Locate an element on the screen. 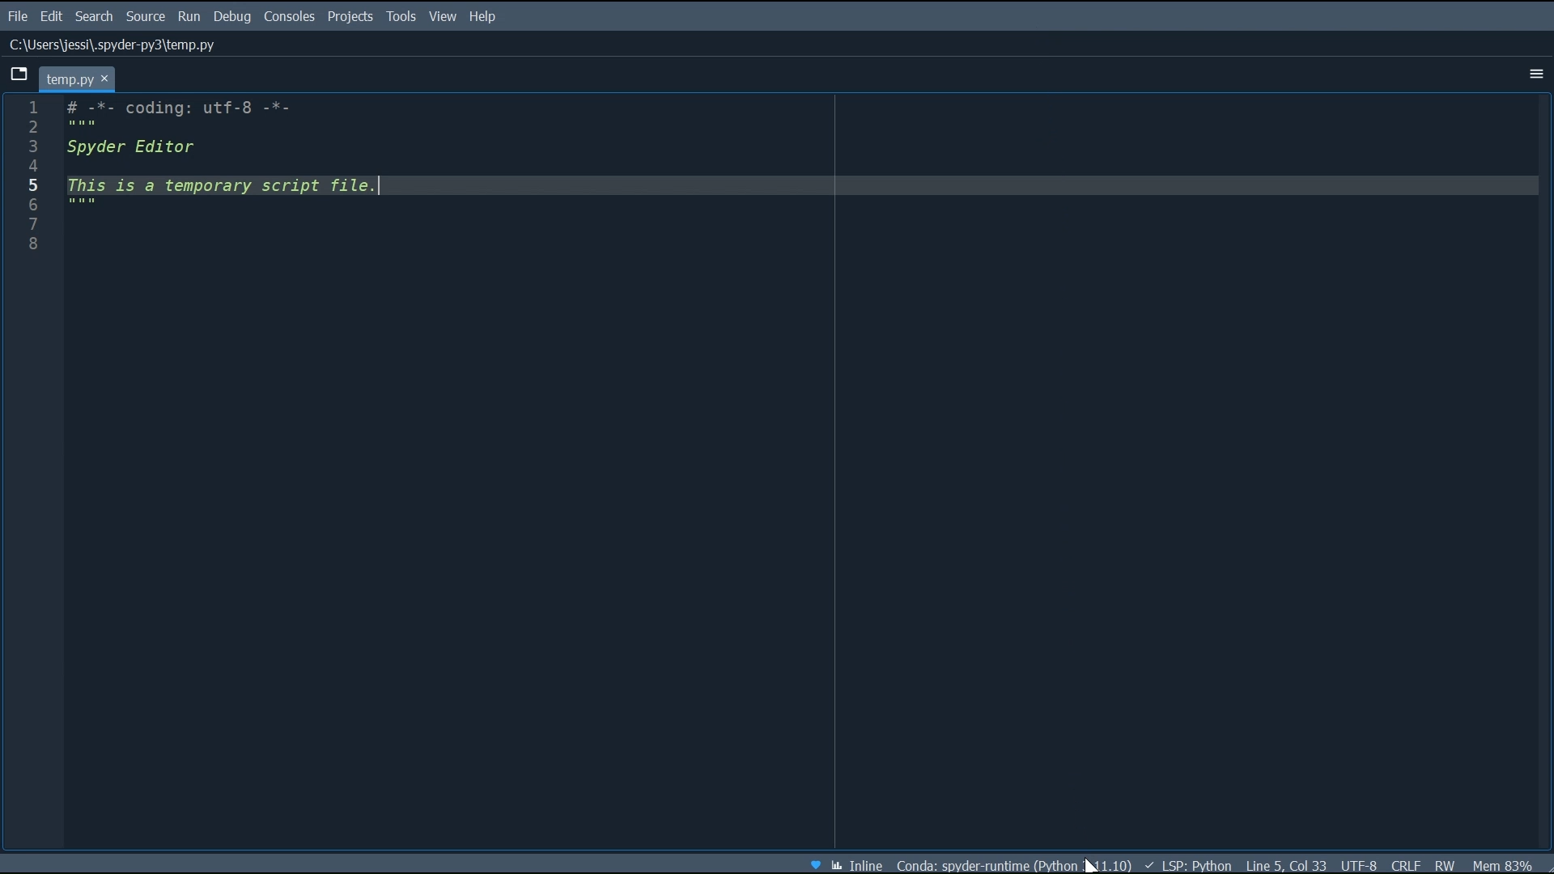 Image resolution: width=1554 pixels, height=874 pixels. File Encoding is located at coordinates (1361, 864).